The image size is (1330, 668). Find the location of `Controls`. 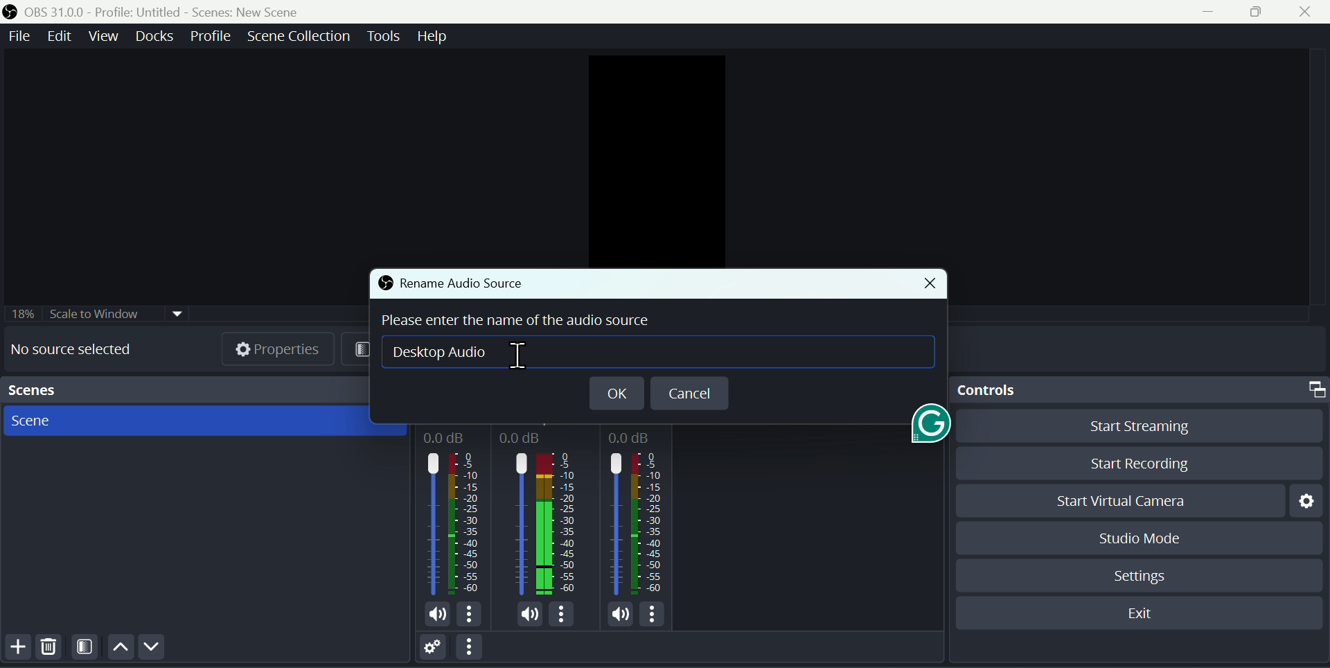

Controls is located at coordinates (1140, 391).